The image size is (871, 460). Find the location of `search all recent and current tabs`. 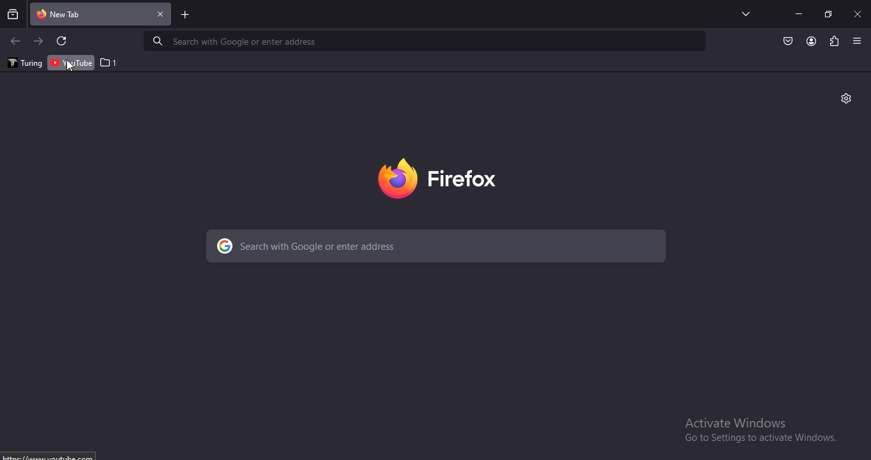

search all recent and current tabs is located at coordinates (14, 15).